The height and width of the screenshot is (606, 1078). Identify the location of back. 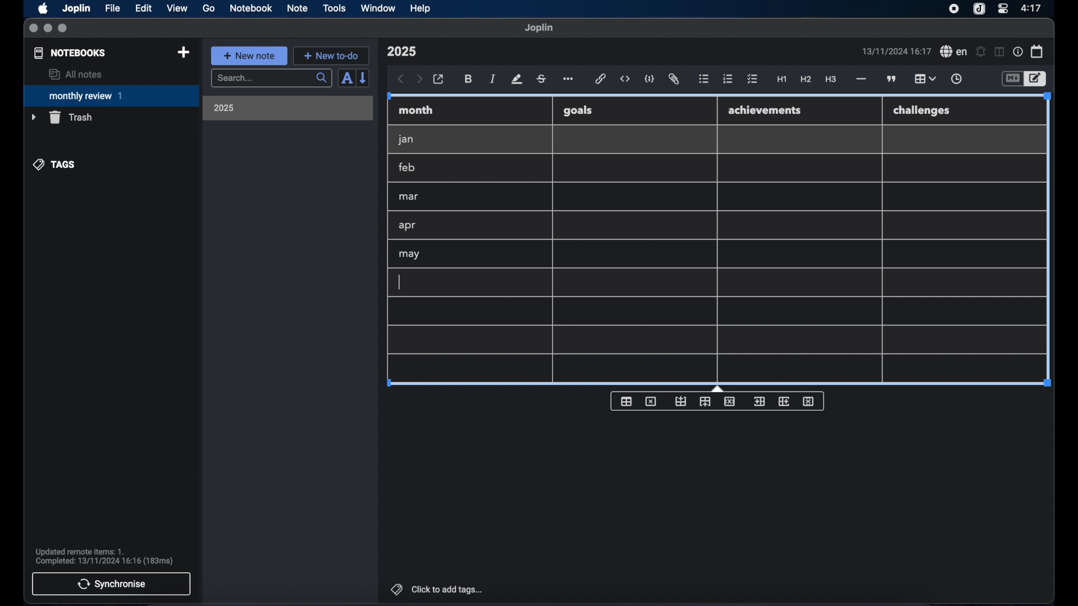
(401, 79).